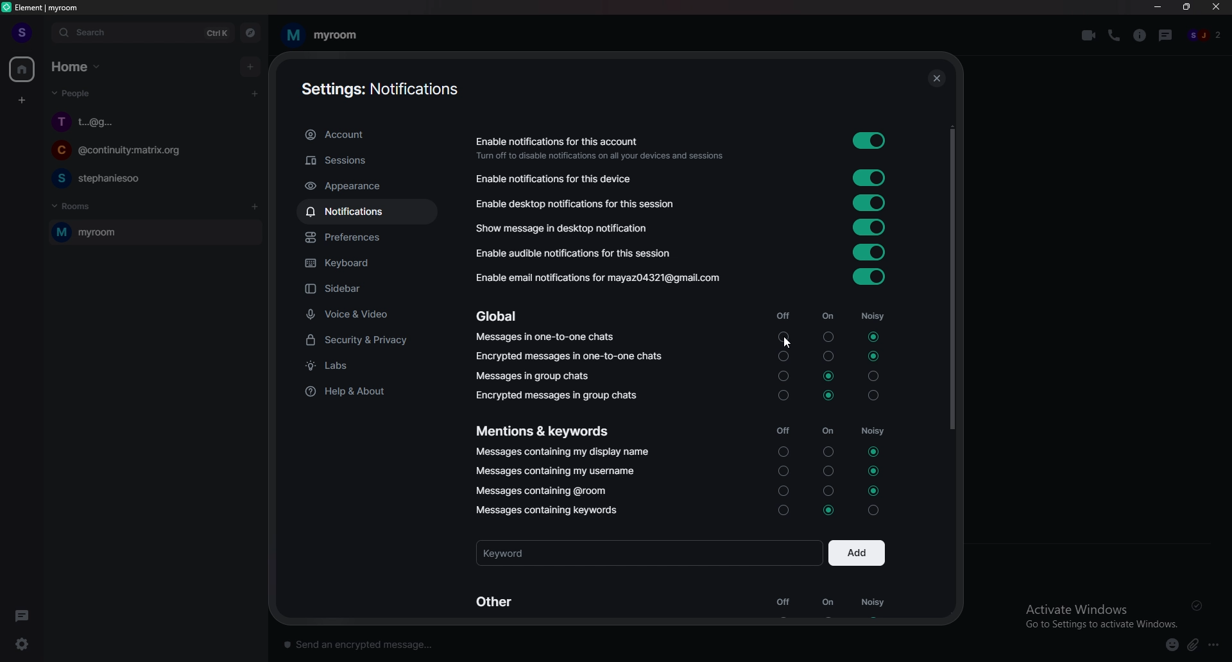 The height and width of the screenshot is (662, 1232). Describe the element at coordinates (639, 642) in the screenshot. I see `text input` at that location.